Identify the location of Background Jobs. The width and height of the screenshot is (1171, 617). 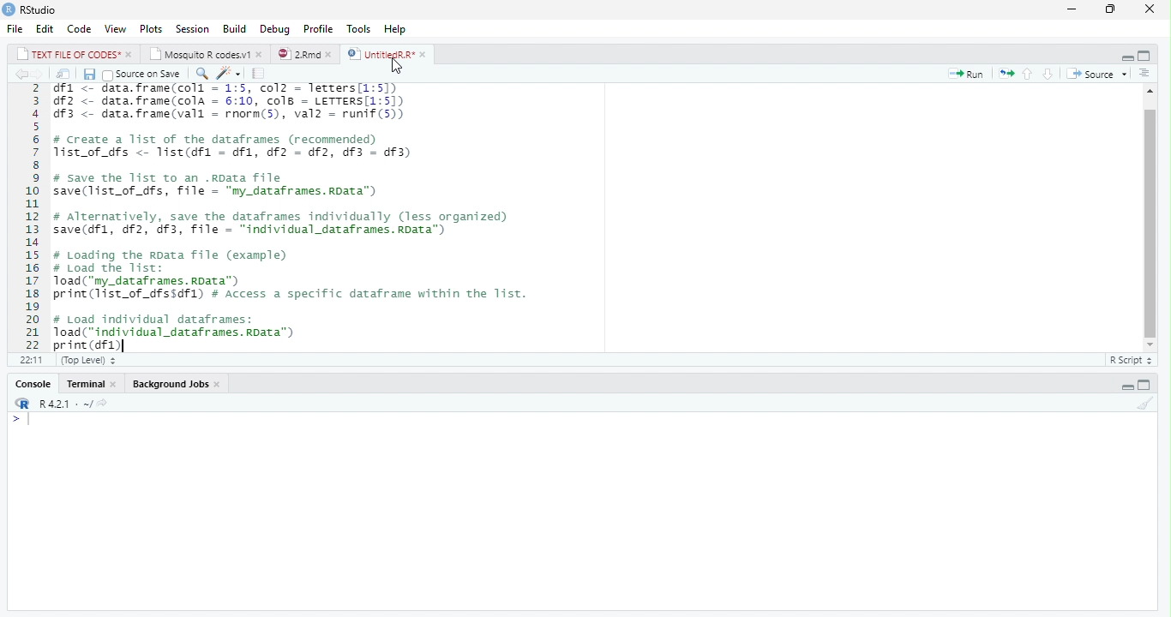
(173, 384).